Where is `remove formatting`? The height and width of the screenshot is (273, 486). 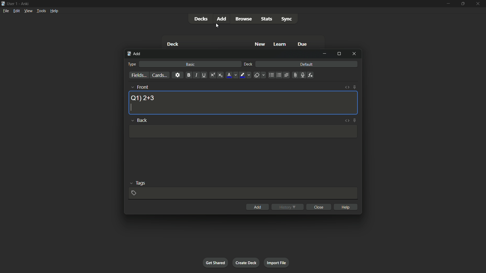
remove formatting is located at coordinates (257, 76).